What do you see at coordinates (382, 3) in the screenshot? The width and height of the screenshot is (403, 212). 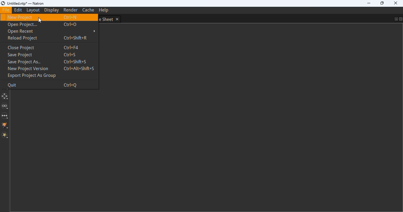 I see `maximize` at bounding box center [382, 3].